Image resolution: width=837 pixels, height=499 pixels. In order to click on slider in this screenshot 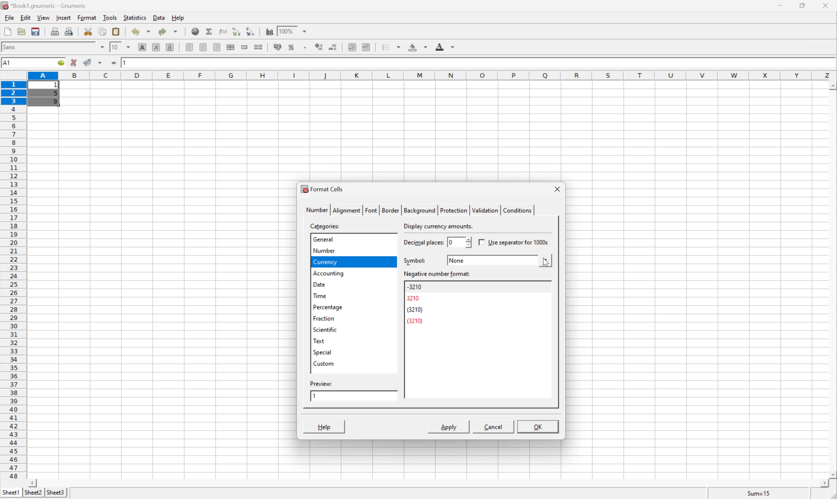, I will do `click(467, 242)`.